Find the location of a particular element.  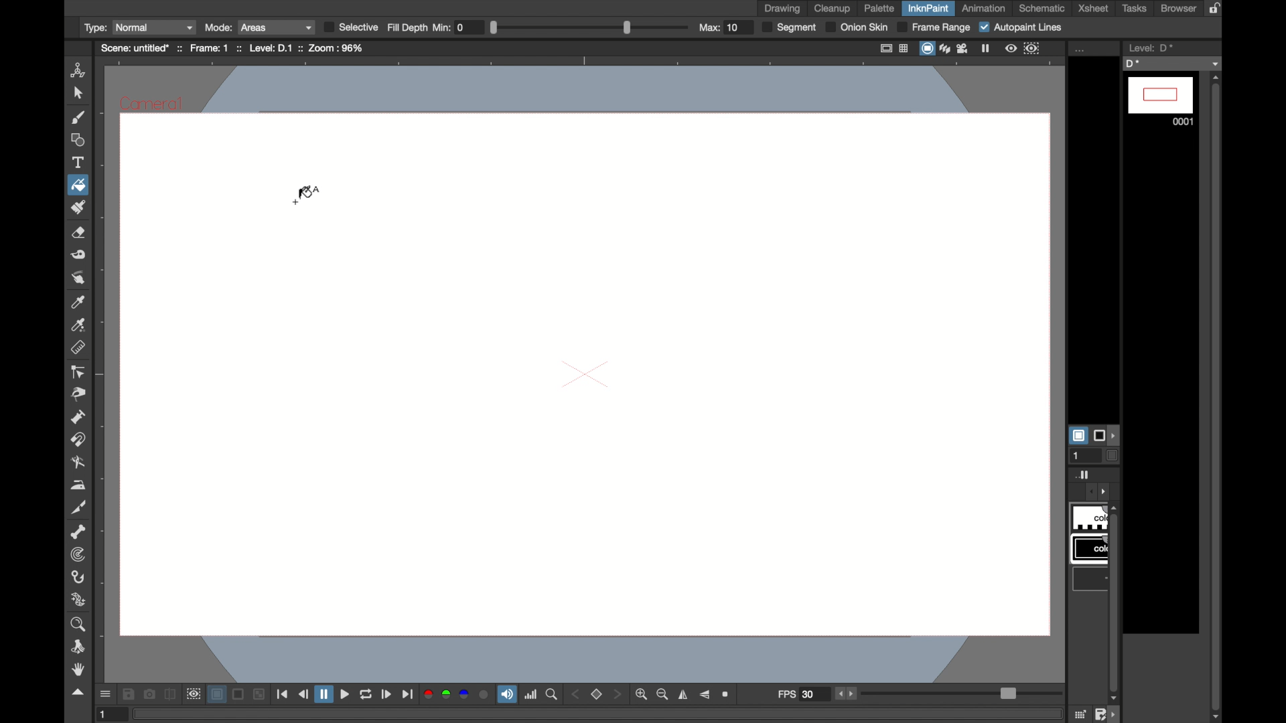

open gui is located at coordinates (107, 694).